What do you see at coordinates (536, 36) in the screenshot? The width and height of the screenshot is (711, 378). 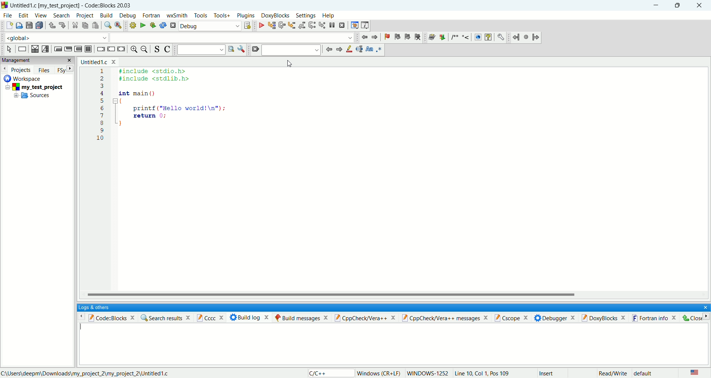 I see `jump forward` at bounding box center [536, 36].